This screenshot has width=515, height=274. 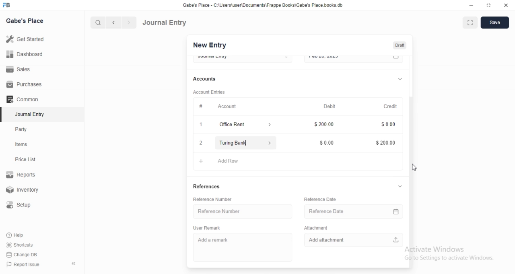 What do you see at coordinates (24, 54) in the screenshot?
I see `Dashboard` at bounding box center [24, 54].